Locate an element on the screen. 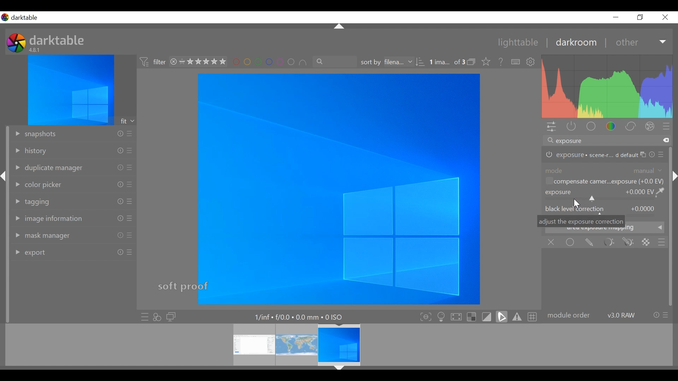 The height and width of the screenshot is (381, 678). toggle clipping indication is located at coordinates (502, 316).